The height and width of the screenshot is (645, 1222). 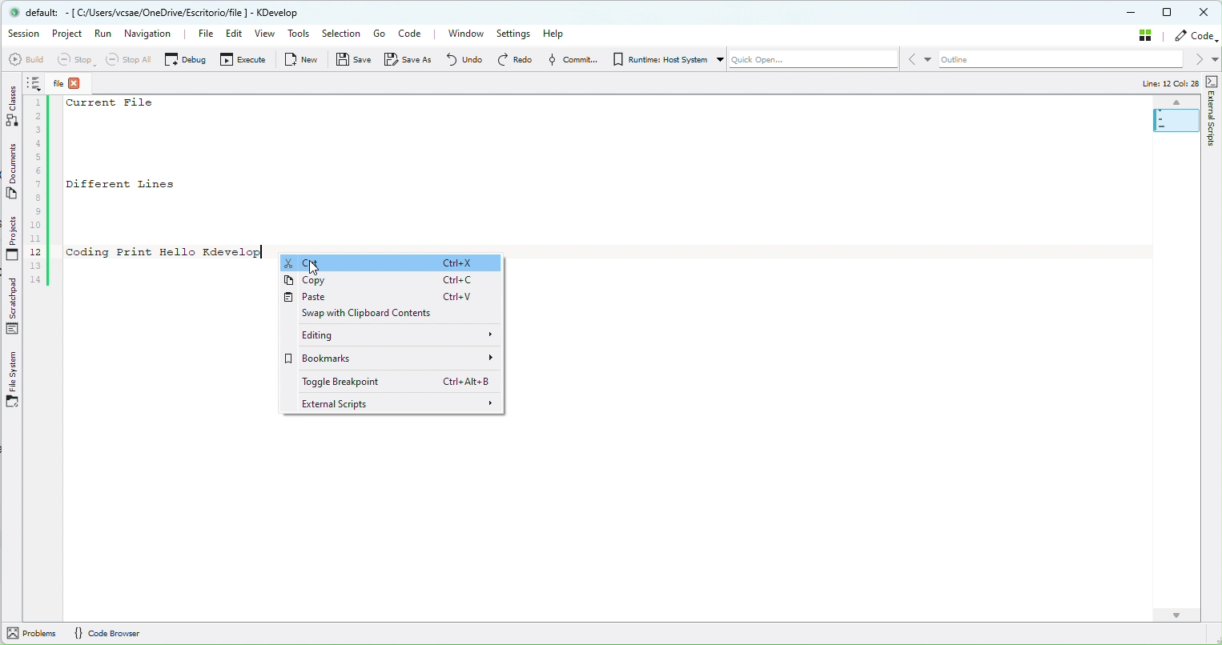 I want to click on Execute me, so click(x=238, y=59).